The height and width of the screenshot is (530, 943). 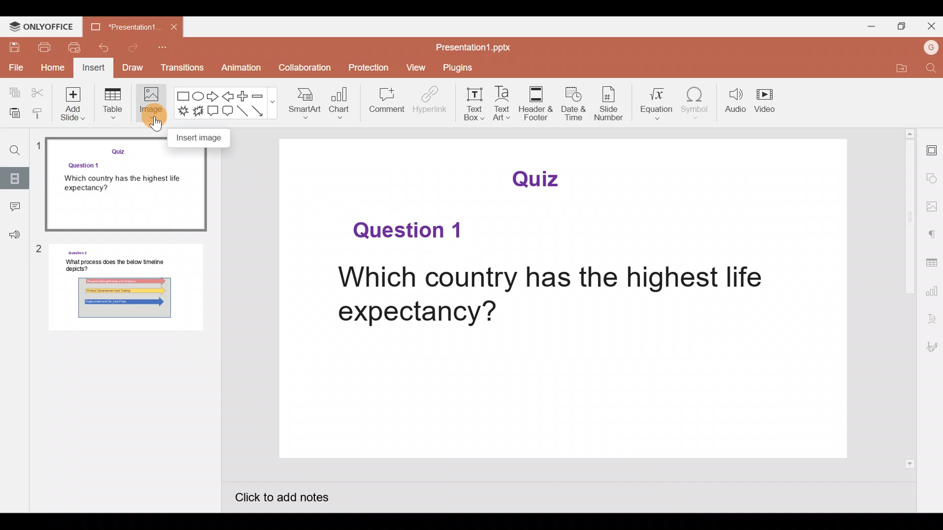 I want to click on Date & time, so click(x=575, y=106).